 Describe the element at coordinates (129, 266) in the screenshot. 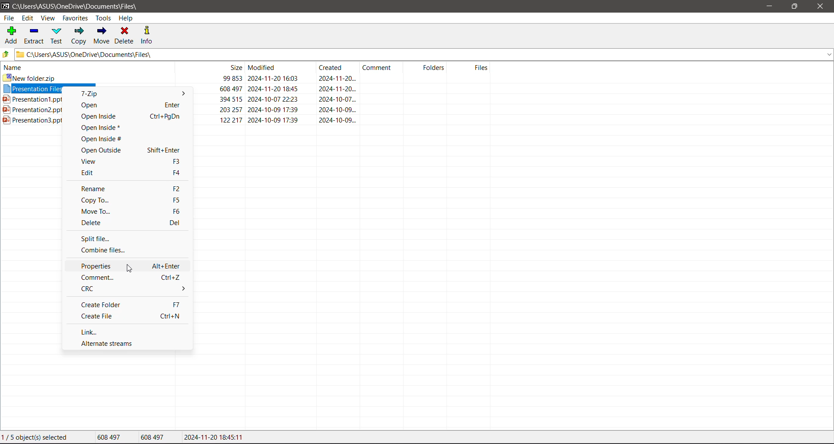

I see `Properties` at that location.